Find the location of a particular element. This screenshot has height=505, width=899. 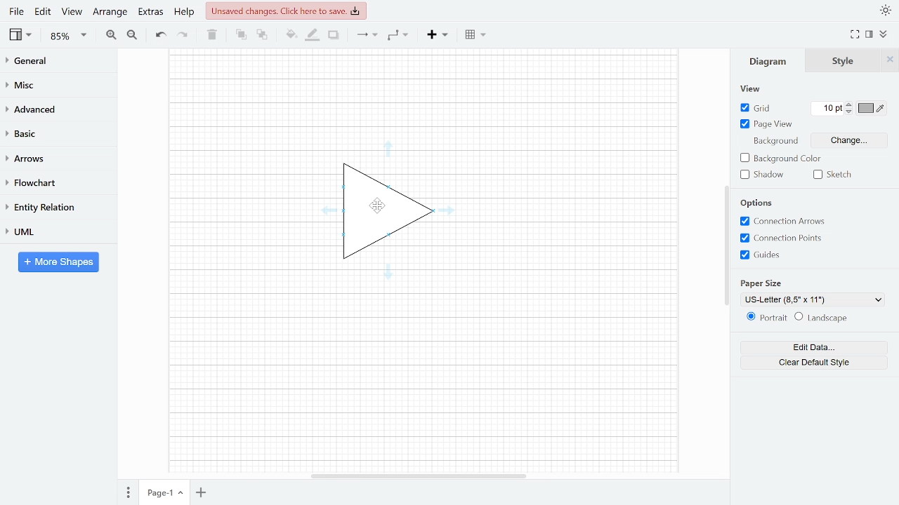

basic is located at coordinates (53, 133).